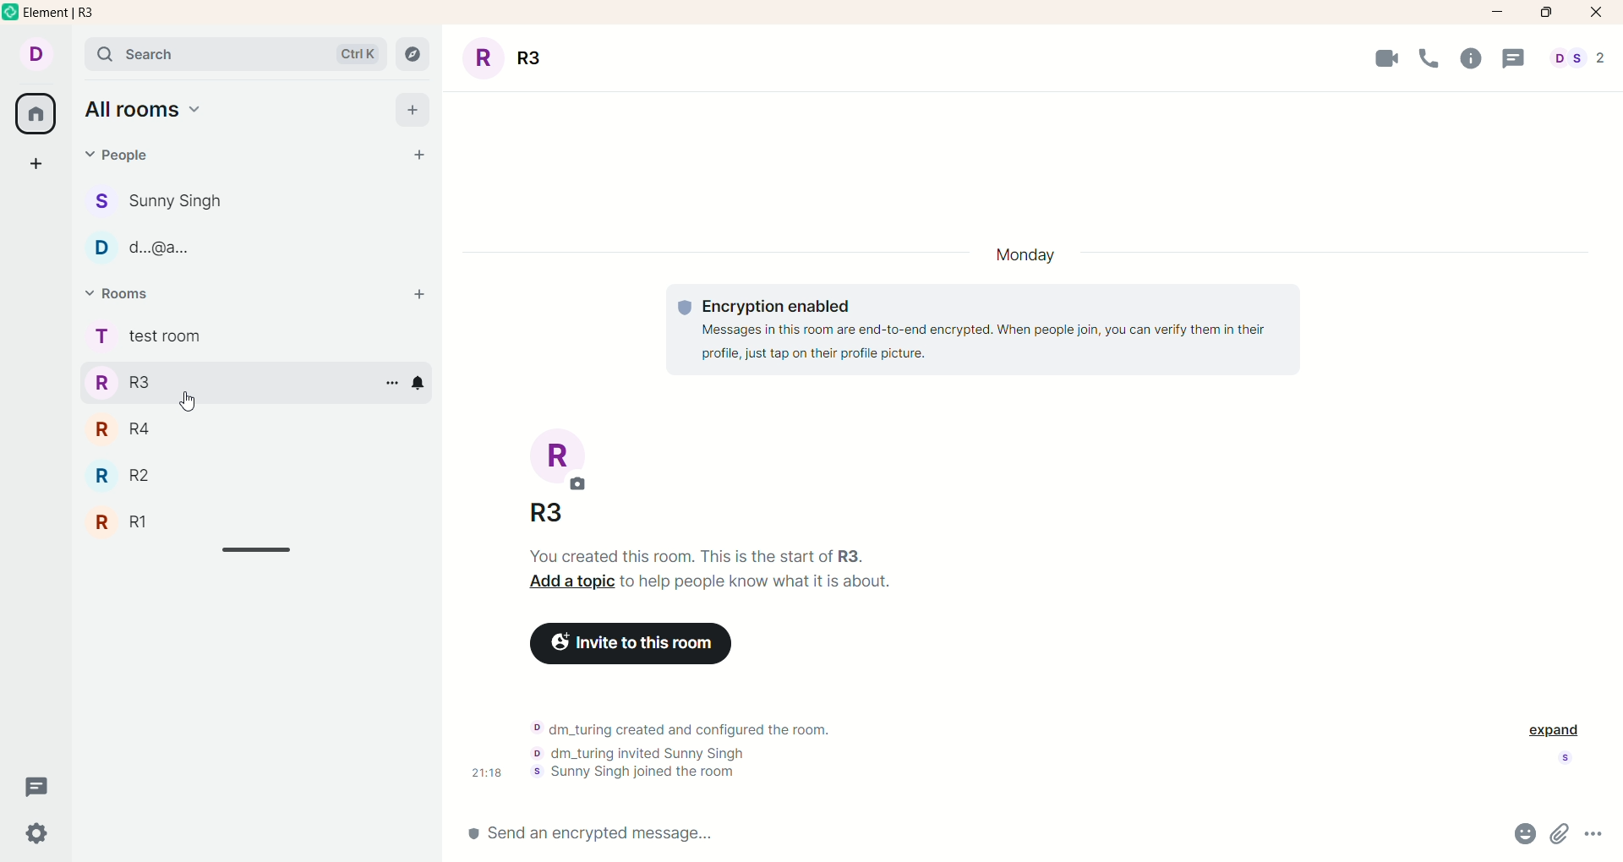  Describe the element at coordinates (682, 753) in the screenshot. I see `text` at that location.